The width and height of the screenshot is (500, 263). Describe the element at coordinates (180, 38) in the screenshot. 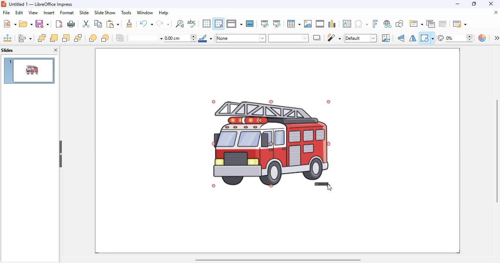

I see `line thickness` at that location.